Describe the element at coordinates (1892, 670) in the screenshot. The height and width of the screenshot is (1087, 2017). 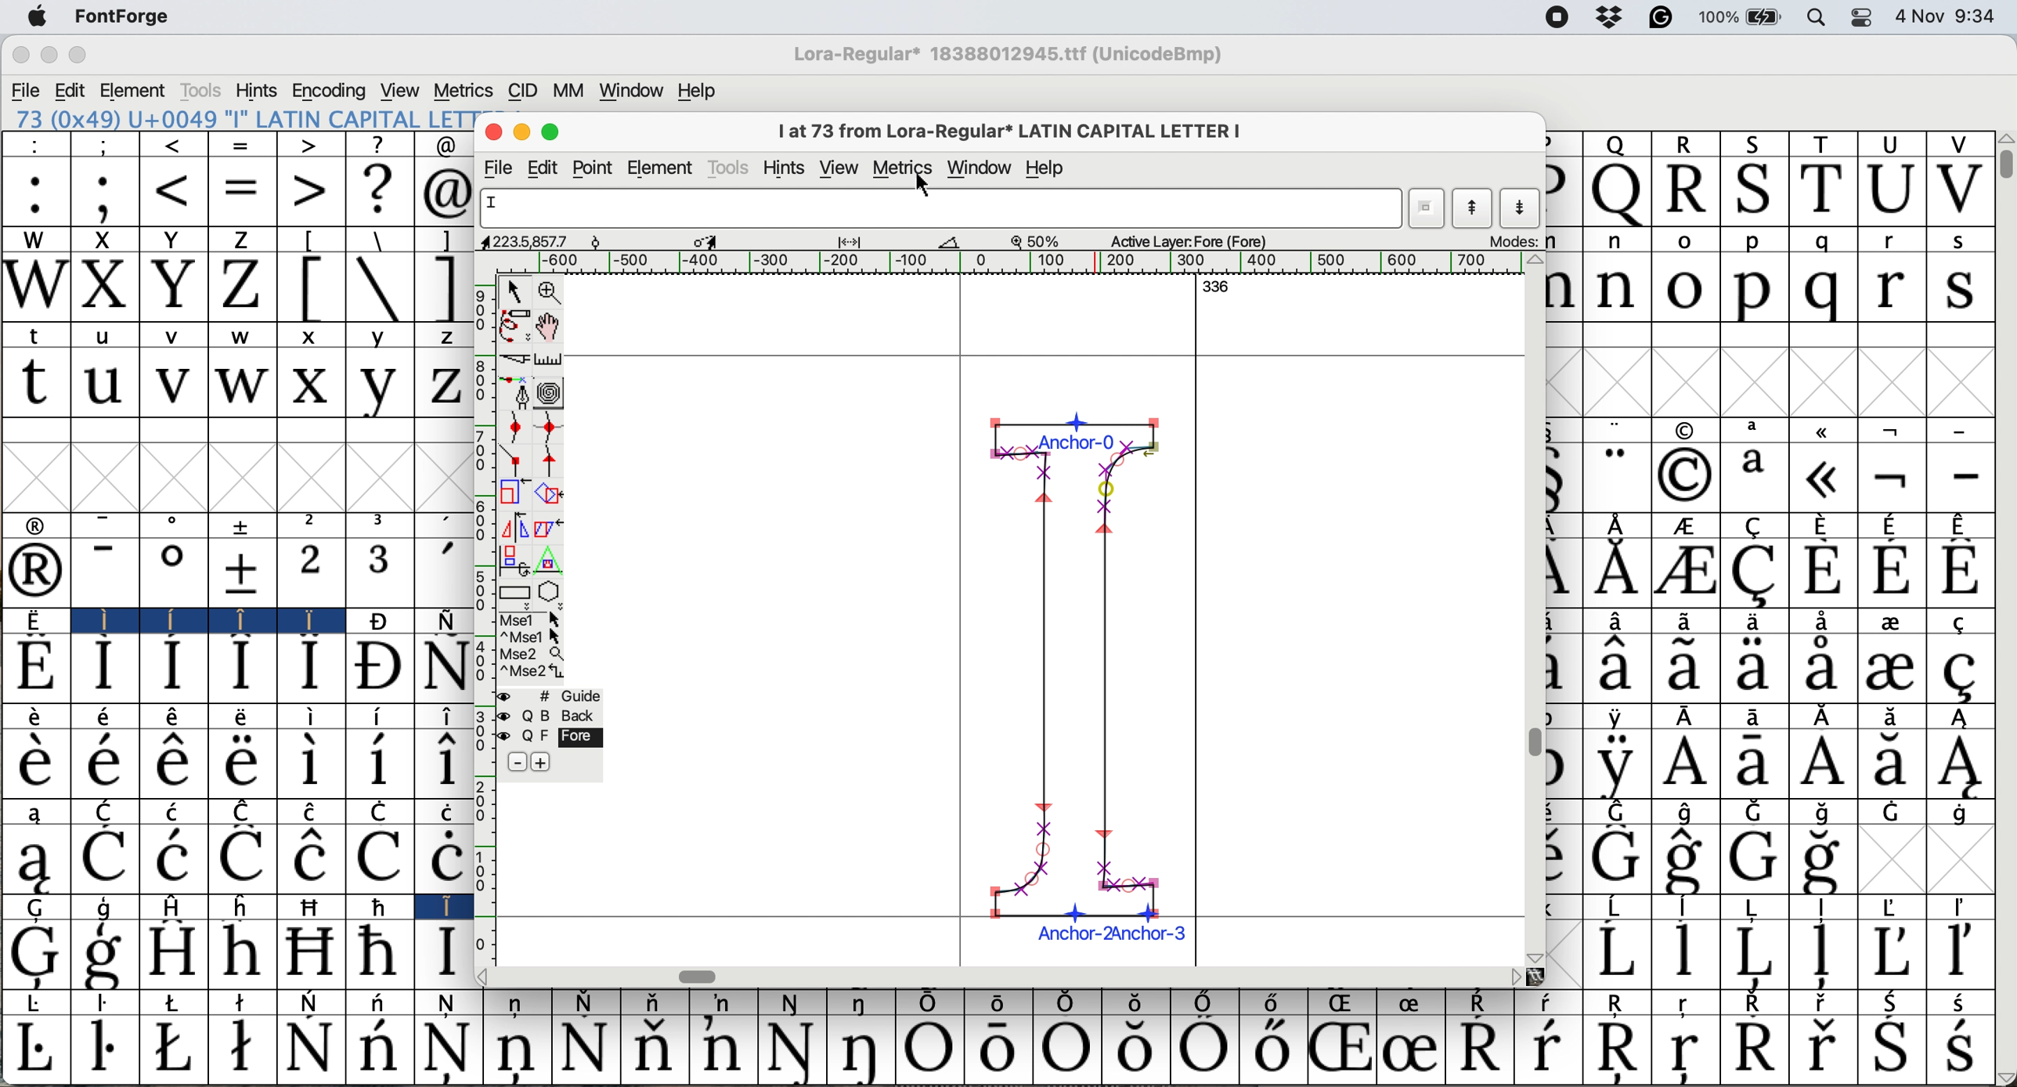
I see `Symbol` at that location.